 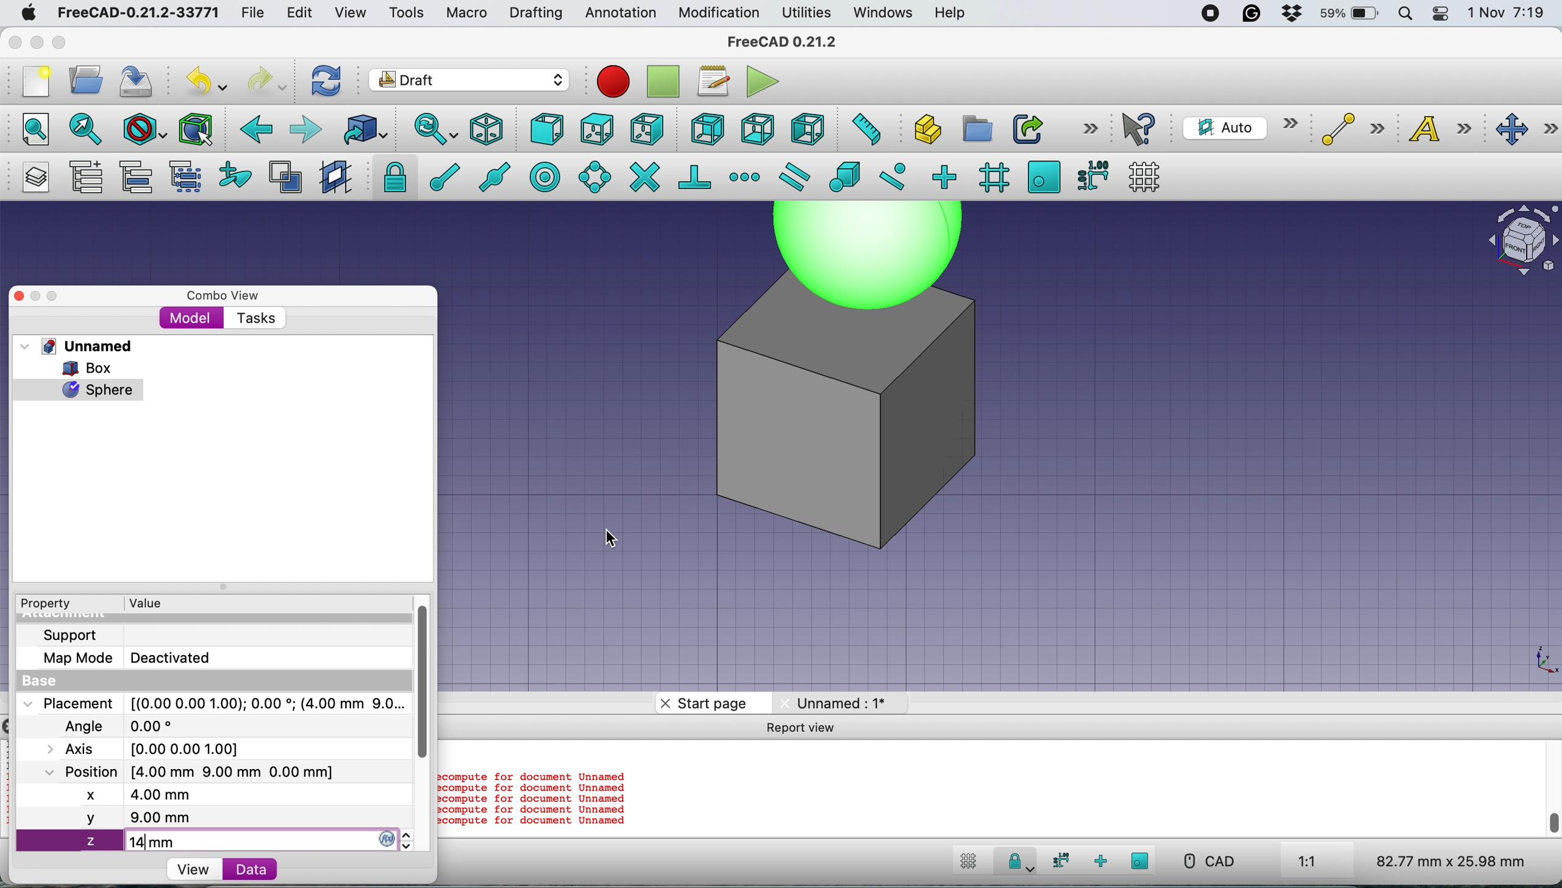 What do you see at coordinates (1447, 861) in the screenshot?
I see `dimensions` at bounding box center [1447, 861].